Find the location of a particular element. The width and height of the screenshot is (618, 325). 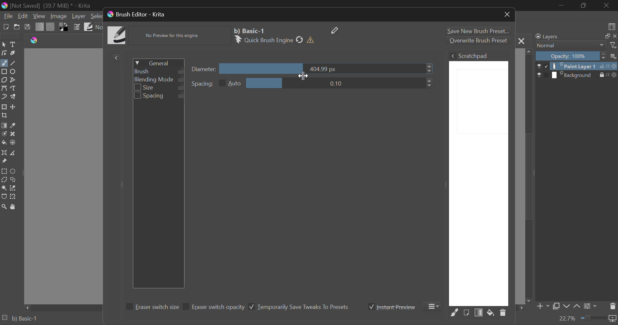

Pan is located at coordinates (14, 207).